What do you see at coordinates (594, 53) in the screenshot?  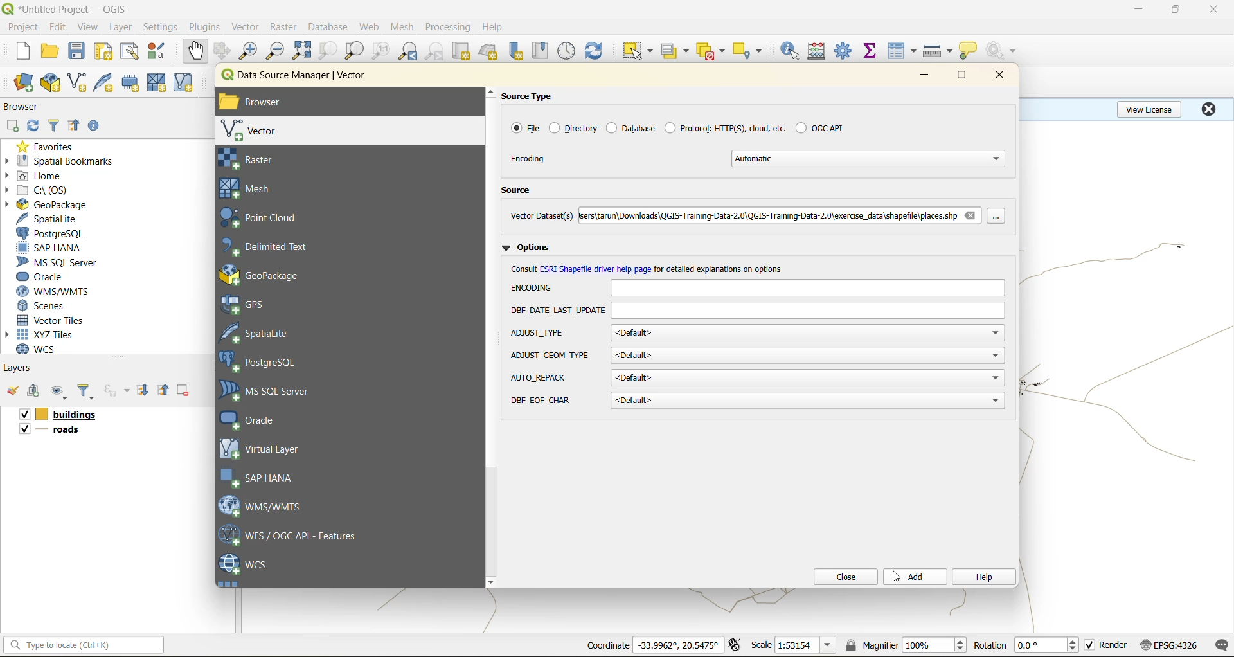 I see `refresh` at bounding box center [594, 53].